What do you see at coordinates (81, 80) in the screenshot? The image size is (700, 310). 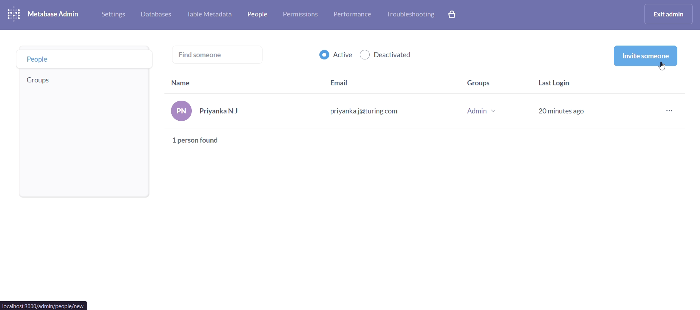 I see `groups` at bounding box center [81, 80].